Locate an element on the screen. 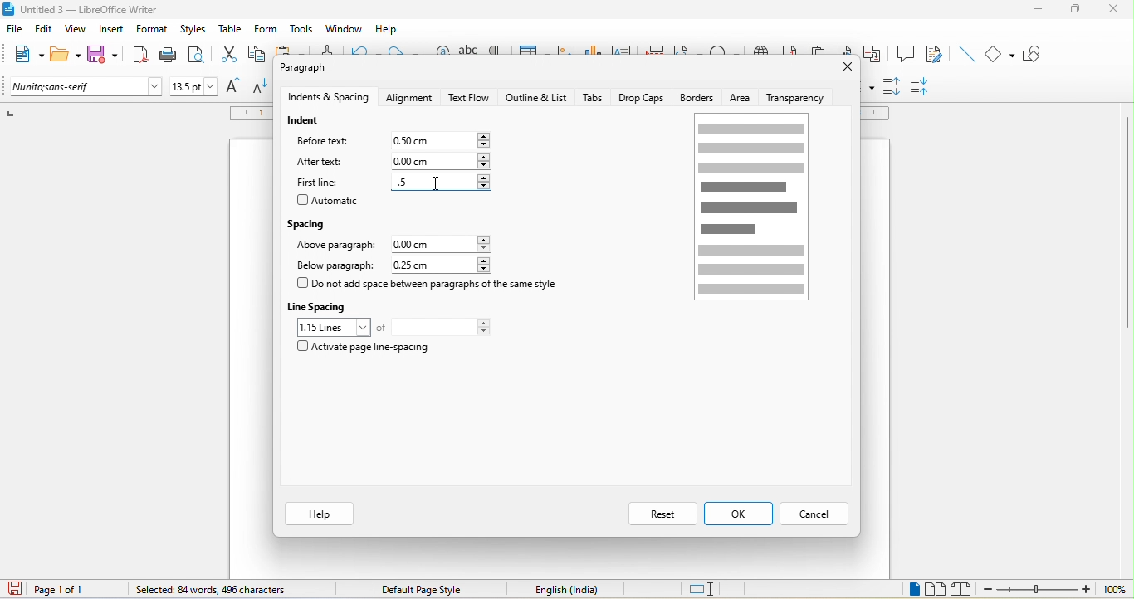 This screenshot has height=599, width=1134. checkbox is located at coordinates (302, 199).